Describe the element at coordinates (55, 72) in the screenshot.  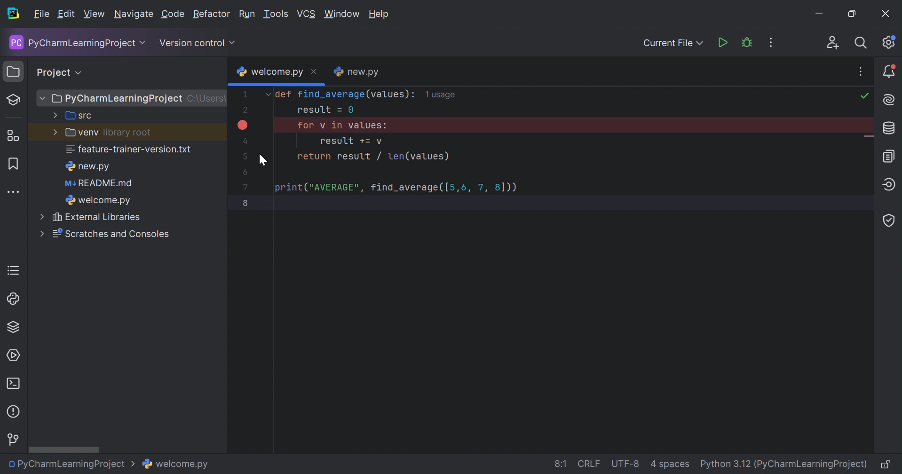
I see `Project` at that location.